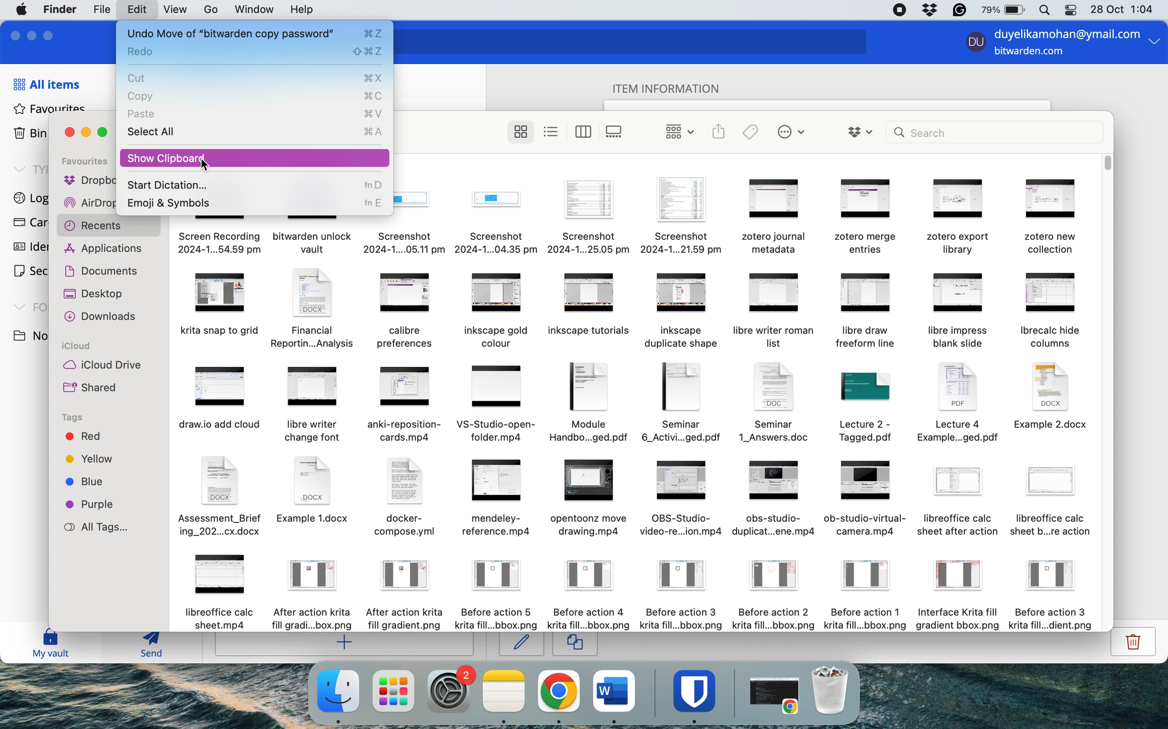 This screenshot has height=729, width=1168. I want to click on tags, so click(74, 418).